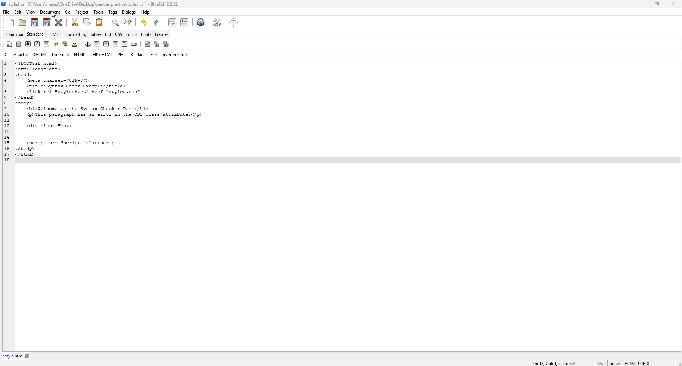 The image size is (682, 366). I want to click on GIES Bs
tml lang="en”>
cad>
<meta charset="UTE-8">
<title>Syntax Check Example</title>
<link rel=vstyleshest” href="styles.css”
head>
ody>
<hl>Welcome to the Syntax Checker Demo</hl>
<p>This paragraph has an error in the CSS class atcribute.</p>
<div class="box>
<script src="script.3st></script>
body>
html>, so click(112, 109).